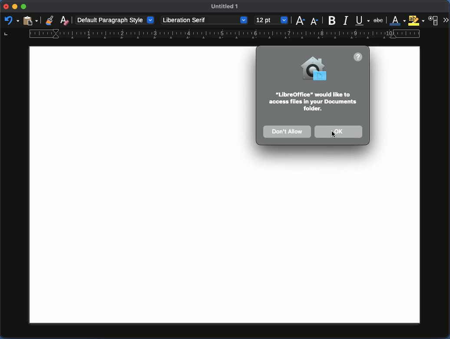 The width and height of the screenshot is (450, 339). Describe the element at coordinates (15, 8) in the screenshot. I see `Minimize` at that location.